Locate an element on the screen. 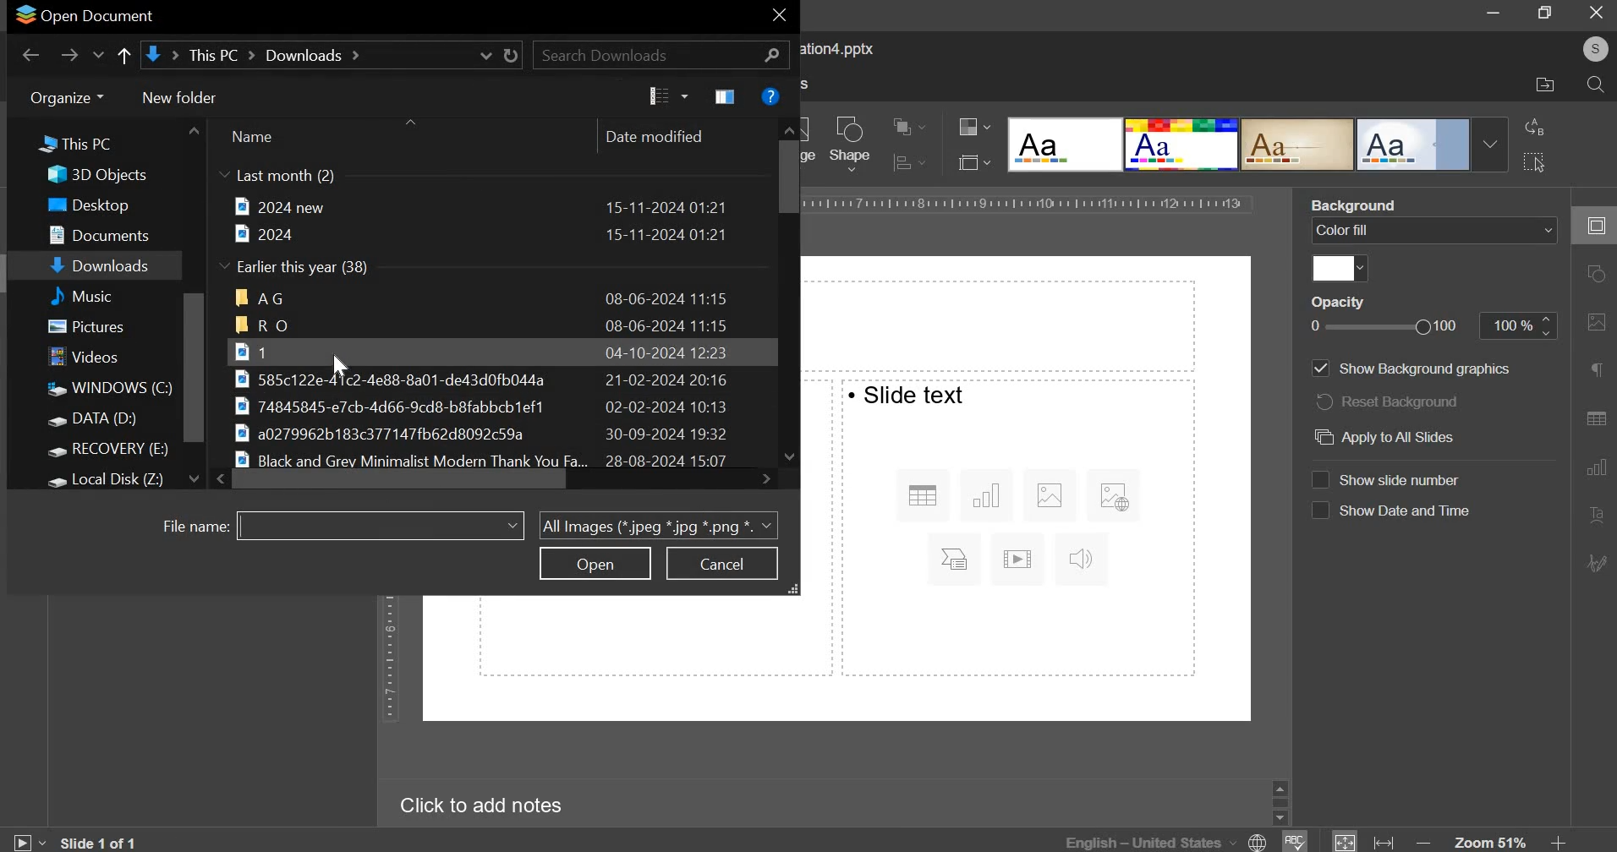 The width and height of the screenshot is (1617, 852). Name is located at coordinates (251, 137).